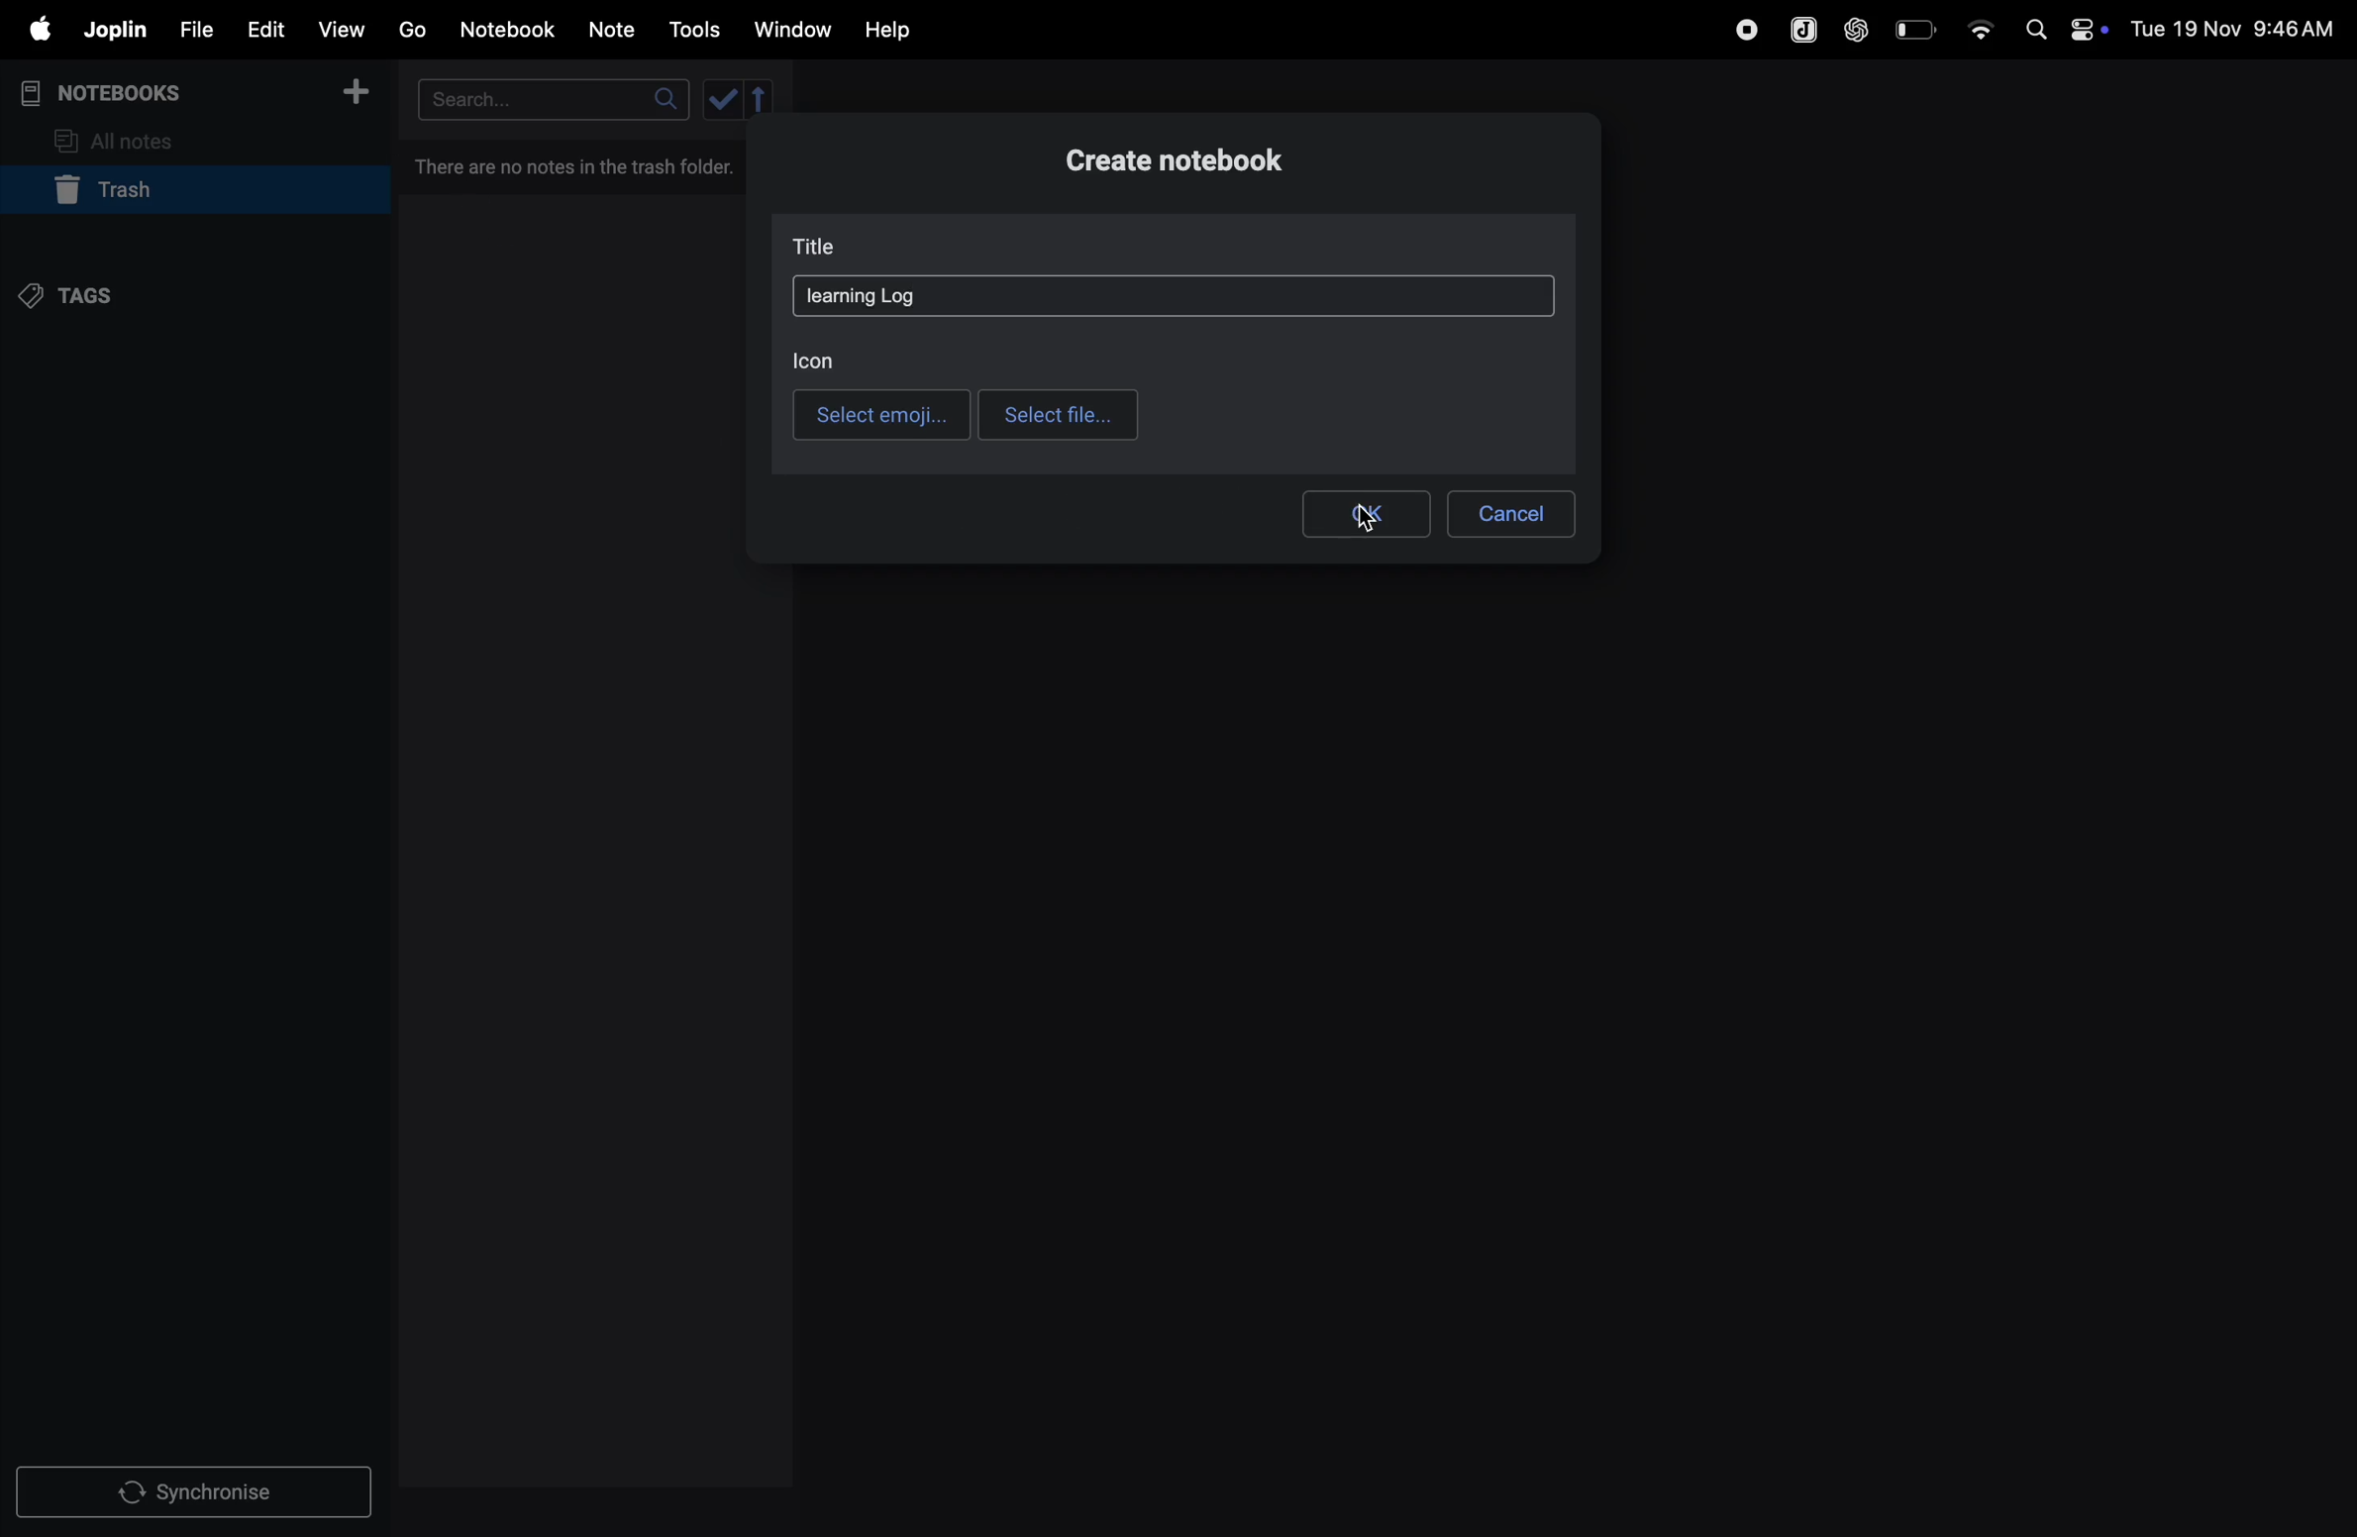  Describe the element at coordinates (2062, 27) in the screenshot. I see `apple widgets` at that location.